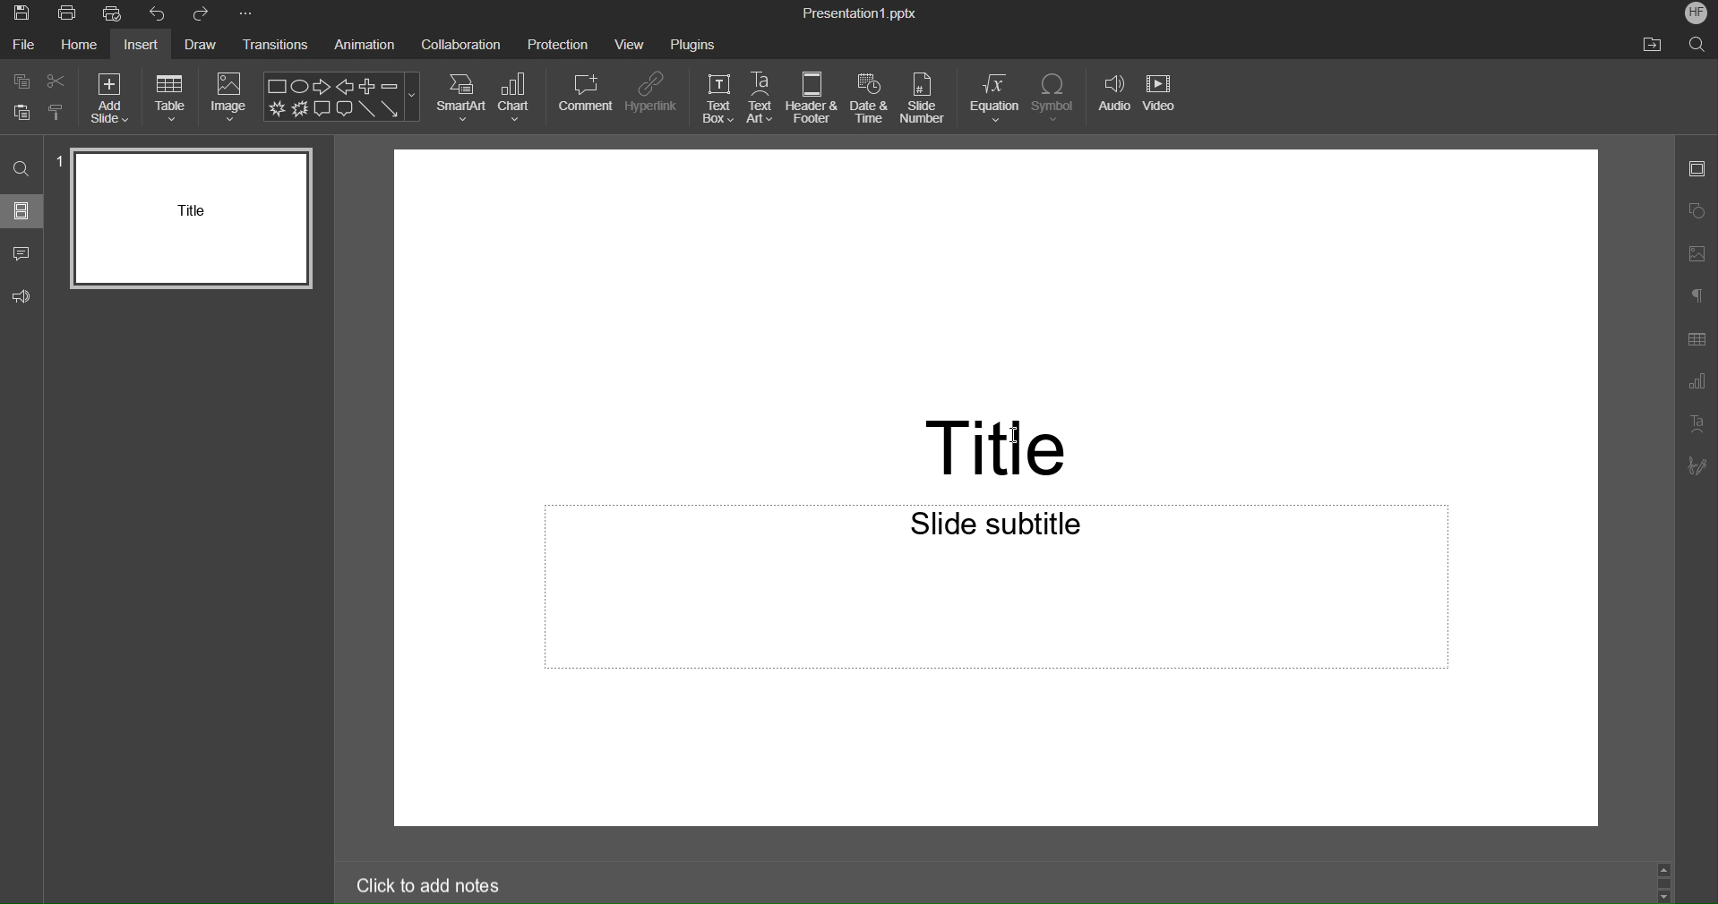 The width and height of the screenshot is (1718, 904). Describe the element at coordinates (923, 100) in the screenshot. I see `Slide Number` at that location.